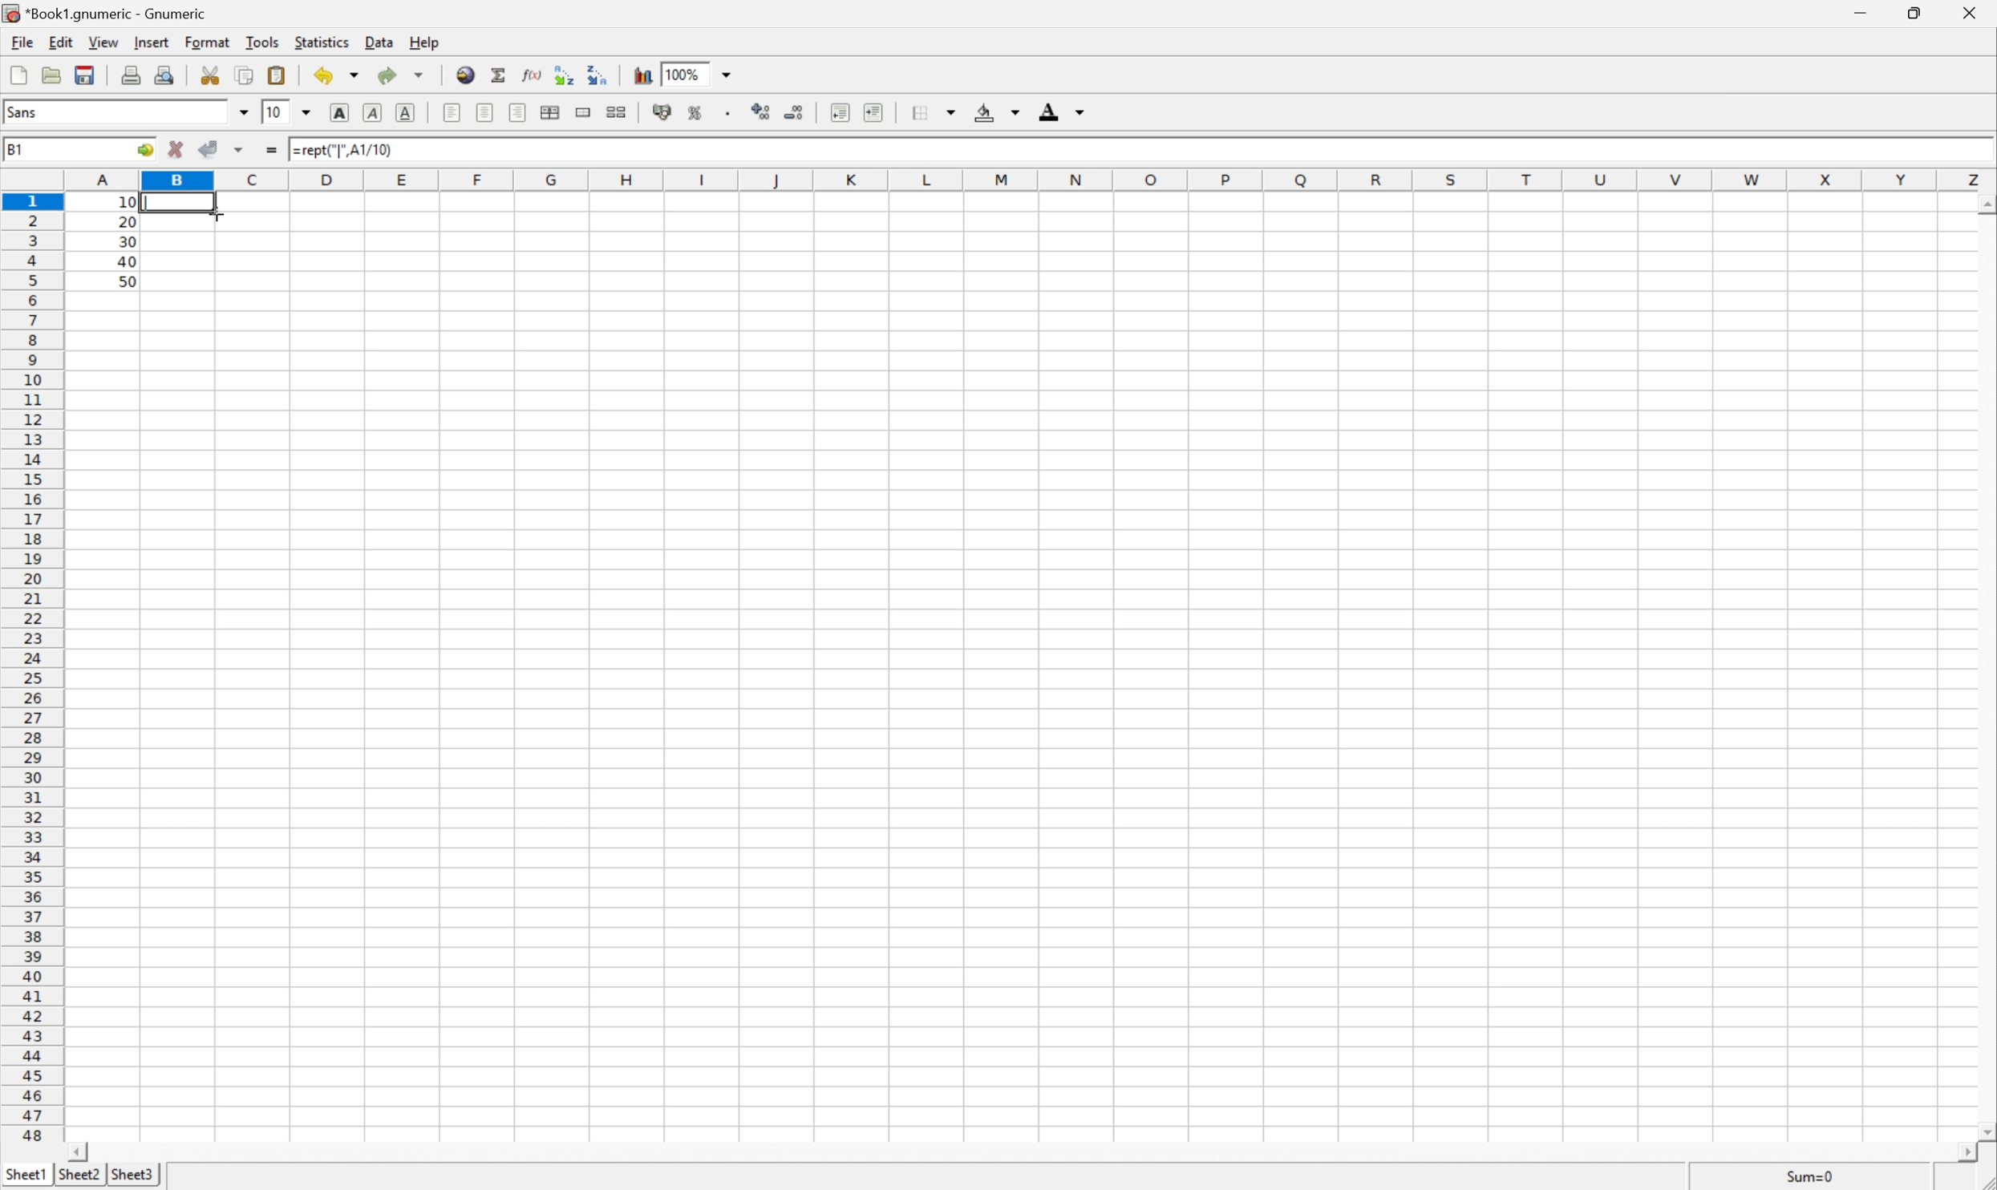 This screenshot has height=1190, width=1997. What do you see at coordinates (85, 76) in the screenshot?
I see `Save current workbook` at bounding box center [85, 76].